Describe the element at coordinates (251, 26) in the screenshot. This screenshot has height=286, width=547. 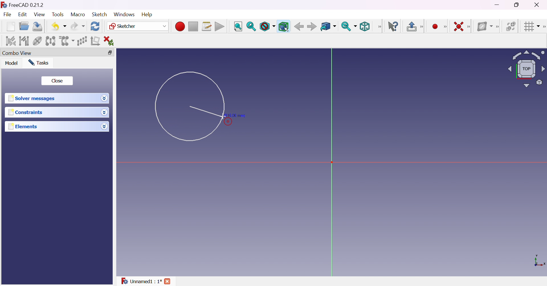
I see `Fit selection` at that location.